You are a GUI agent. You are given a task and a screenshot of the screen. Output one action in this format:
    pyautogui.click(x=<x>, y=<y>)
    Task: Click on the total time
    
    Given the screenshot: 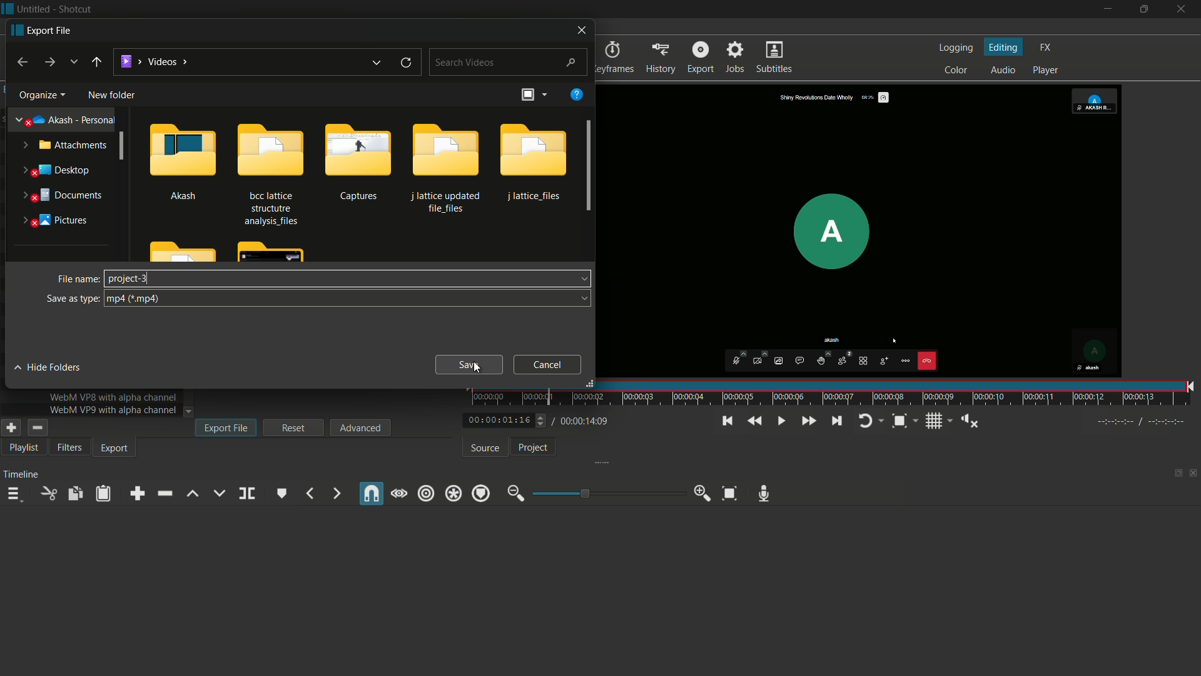 What is the action you would take?
    pyautogui.click(x=586, y=421)
    